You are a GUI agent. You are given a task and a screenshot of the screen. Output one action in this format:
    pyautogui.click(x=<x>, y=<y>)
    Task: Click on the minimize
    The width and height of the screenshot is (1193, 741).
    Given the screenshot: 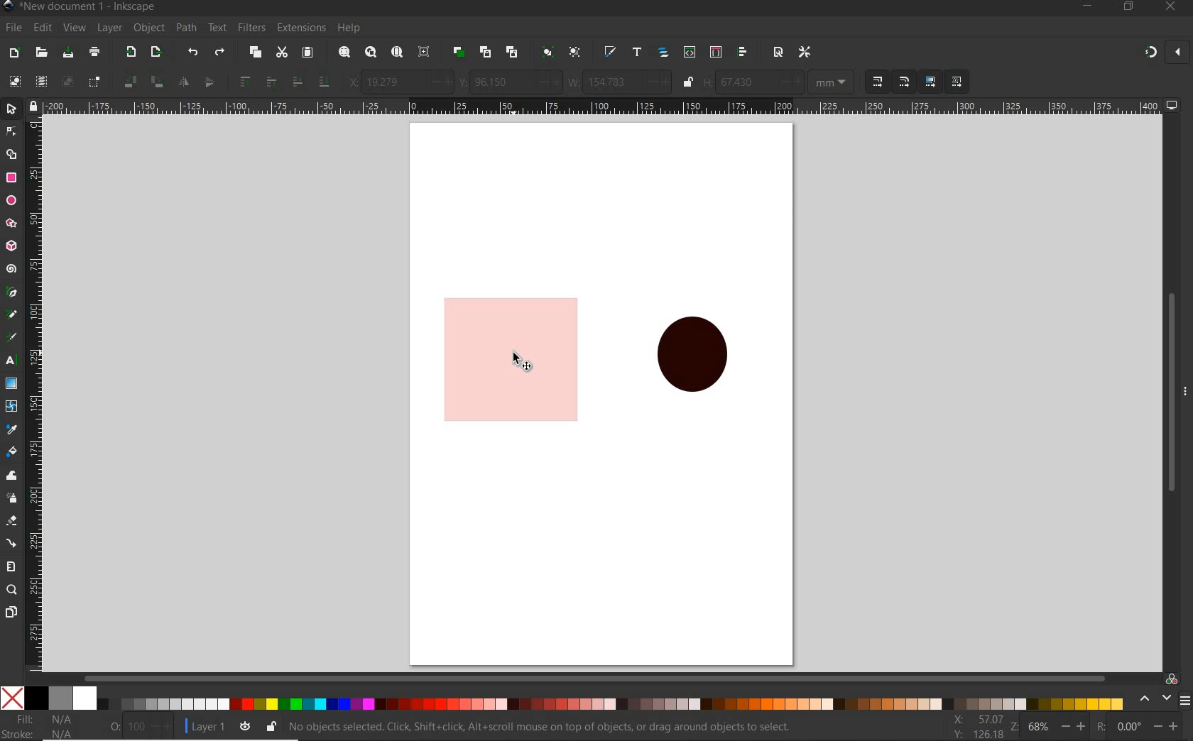 What is the action you would take?
    pyautogui.click(x=1089, y=5)
    